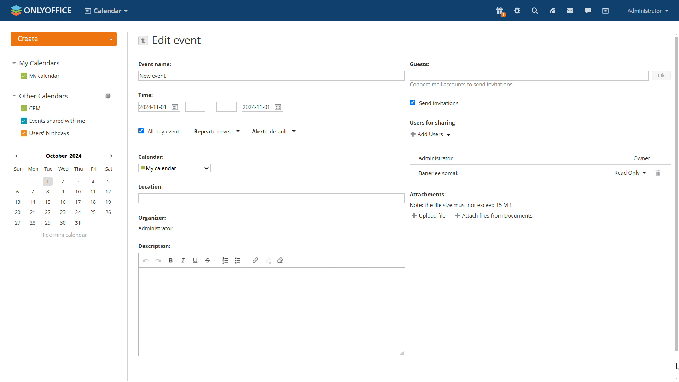 The width and height of the screenshot is (679, 382). What do you see at coordinates (64, 39) in the screenshot?
I see `create` at bounding box center [64, 39].